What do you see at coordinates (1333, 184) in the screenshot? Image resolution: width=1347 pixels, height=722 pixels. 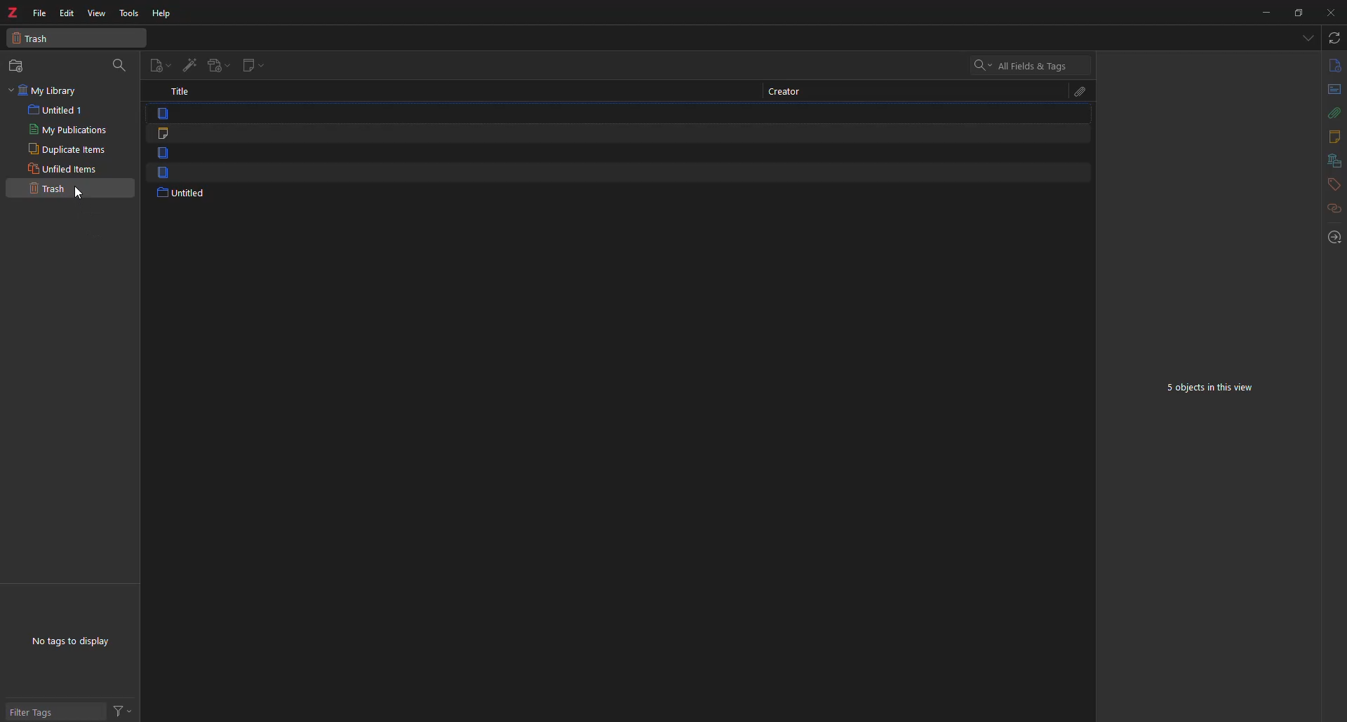 I see `tags` at bounding box center [1333, 184].